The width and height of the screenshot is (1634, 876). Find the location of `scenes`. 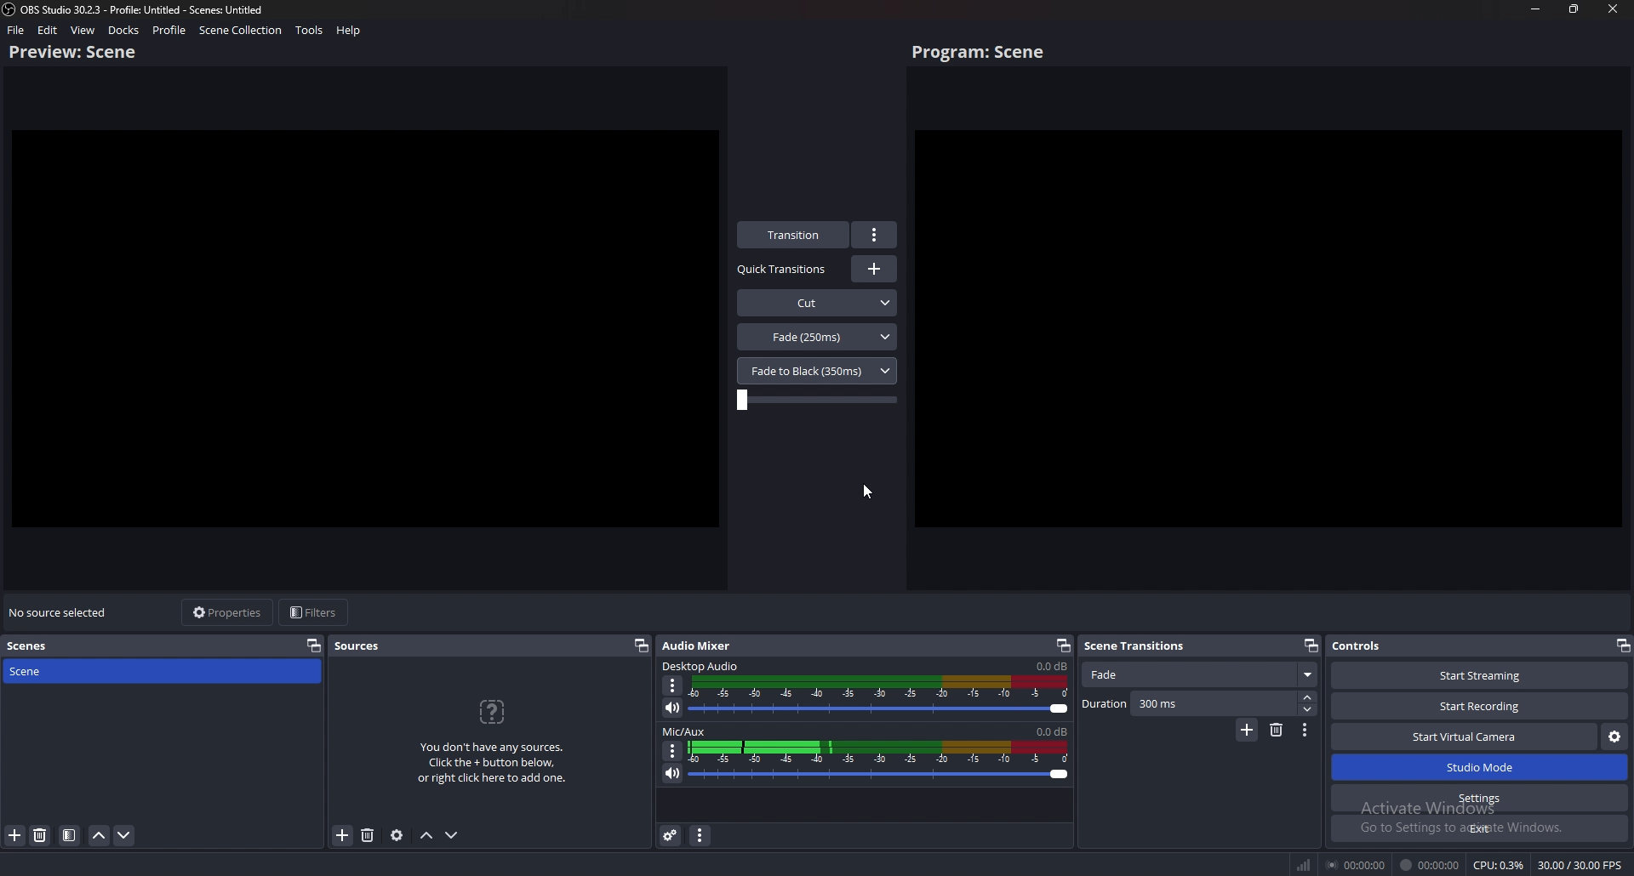

scenes is located at coordinates (31, 646).